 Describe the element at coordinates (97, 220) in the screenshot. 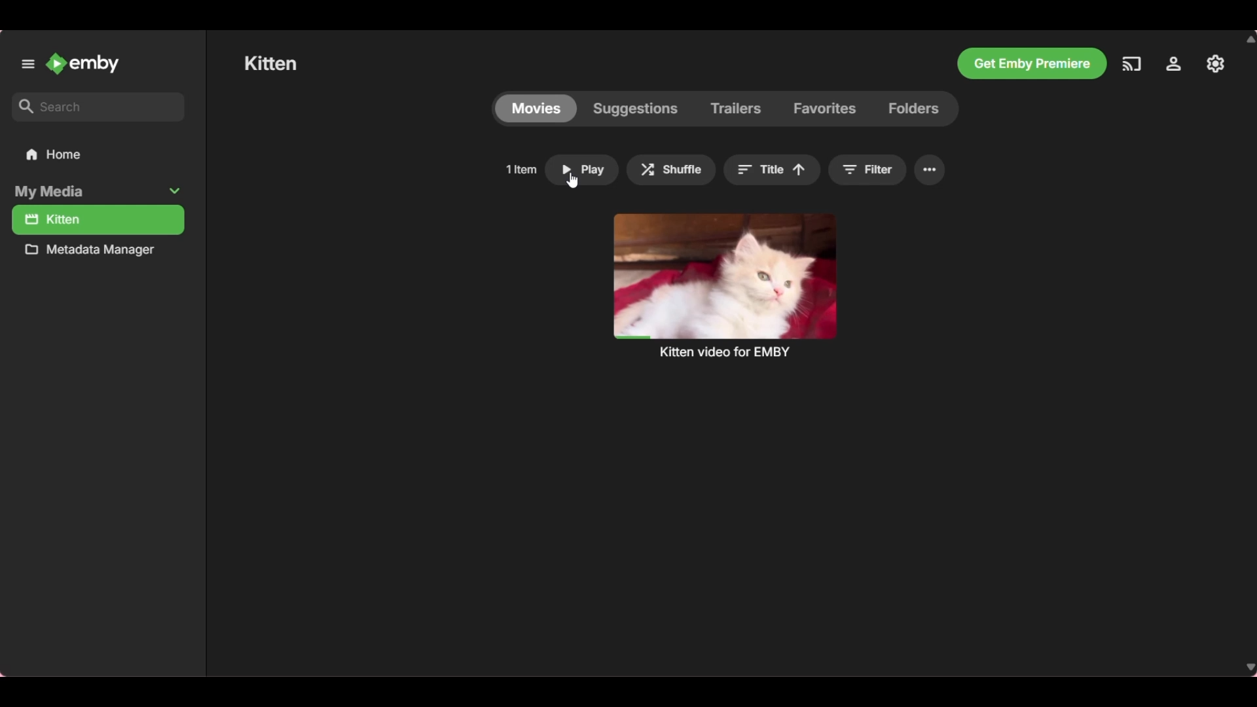

I see `Current folder highlighted` at that location.